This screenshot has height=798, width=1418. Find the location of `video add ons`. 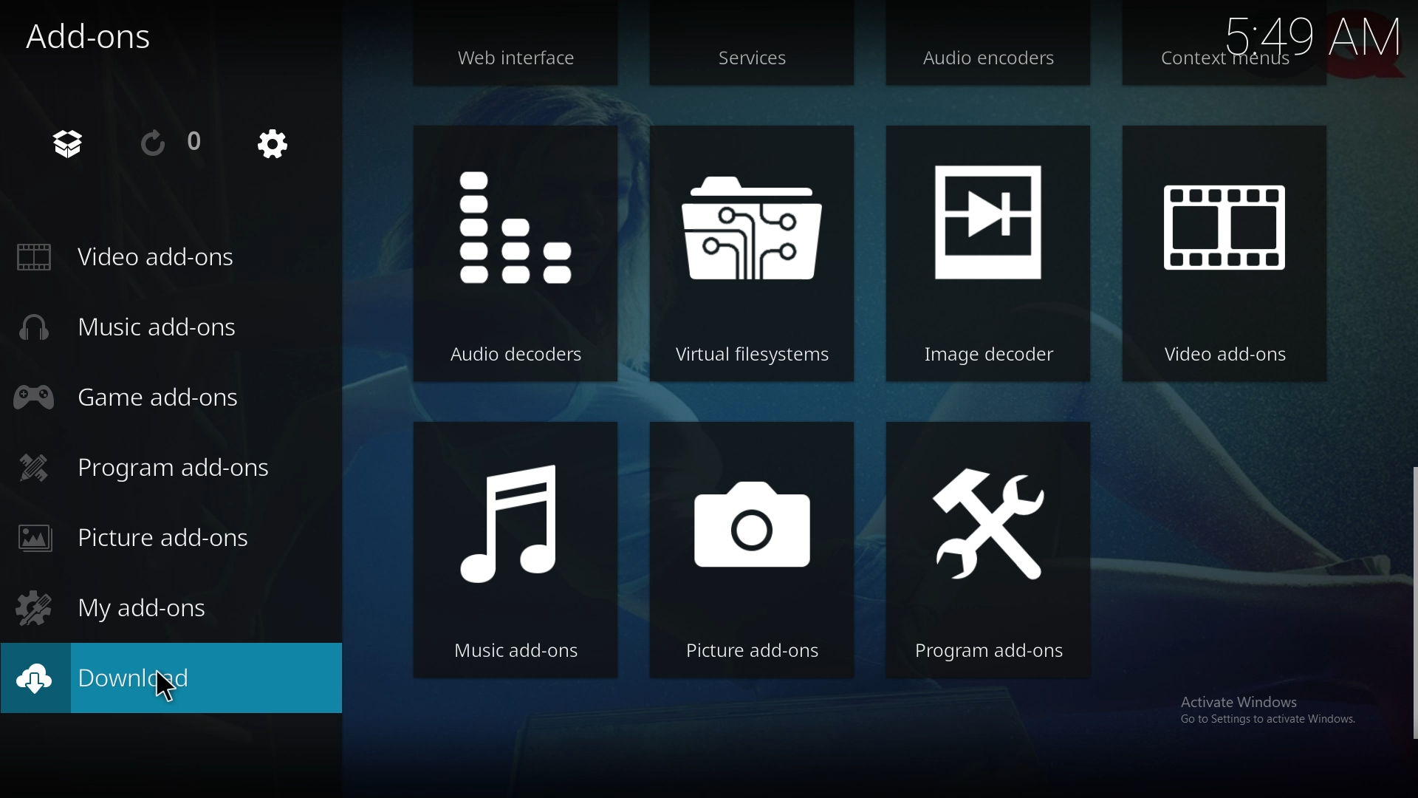

video add ons is located at coordinates (143, 257).